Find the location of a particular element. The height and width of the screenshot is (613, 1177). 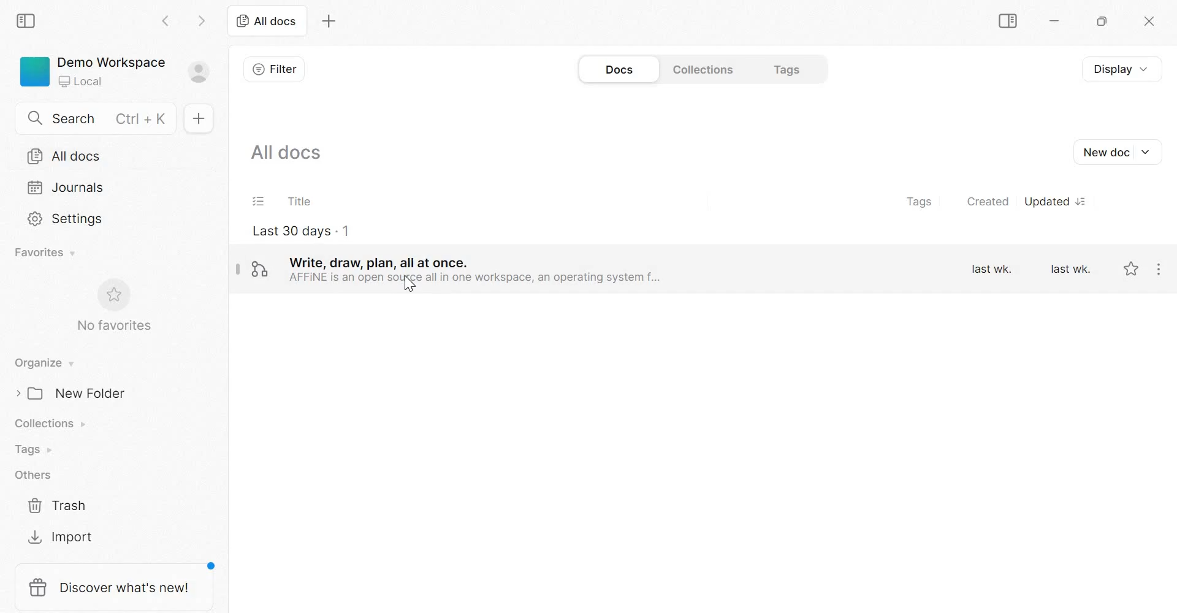

last wk. is located at coordinates (992, 268).